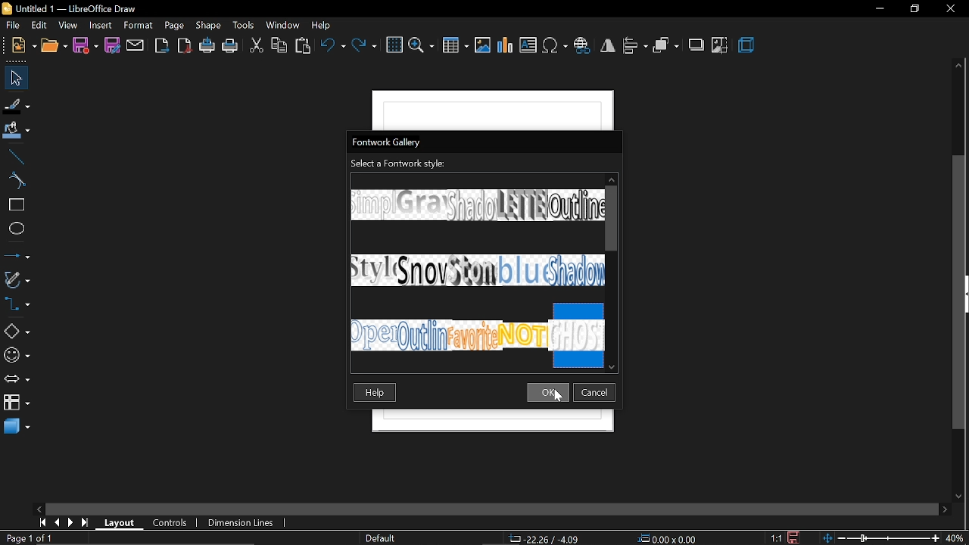 The height and width of the screenshot is (545, 969). What do you see at coordinates (284, 25) in the screenshot?
I see `window` at bounding box center [284, 25].